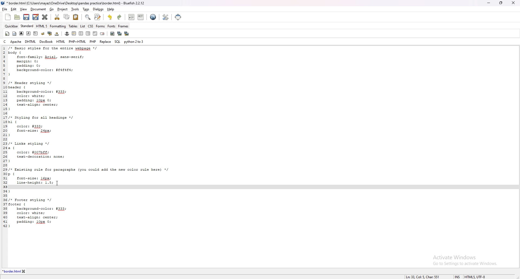 This screenshot has height=279, width=520. I want to click on python 2to3, so click(134, 42).